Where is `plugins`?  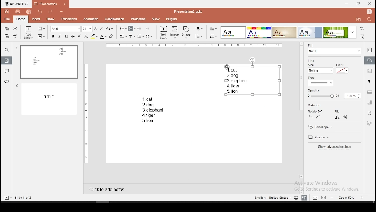 plugins is located at coordinates (172, 19).